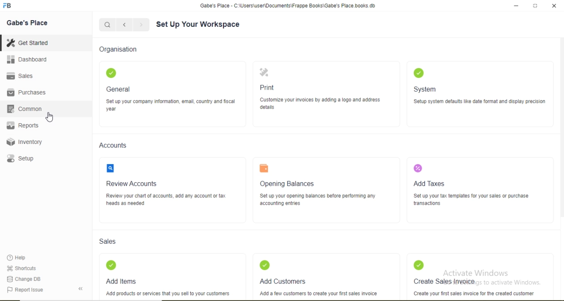 This screenshot has width=564, height=301. Describe the element at coordinates (555, 6) in the screenshot. I see `close` at that location.